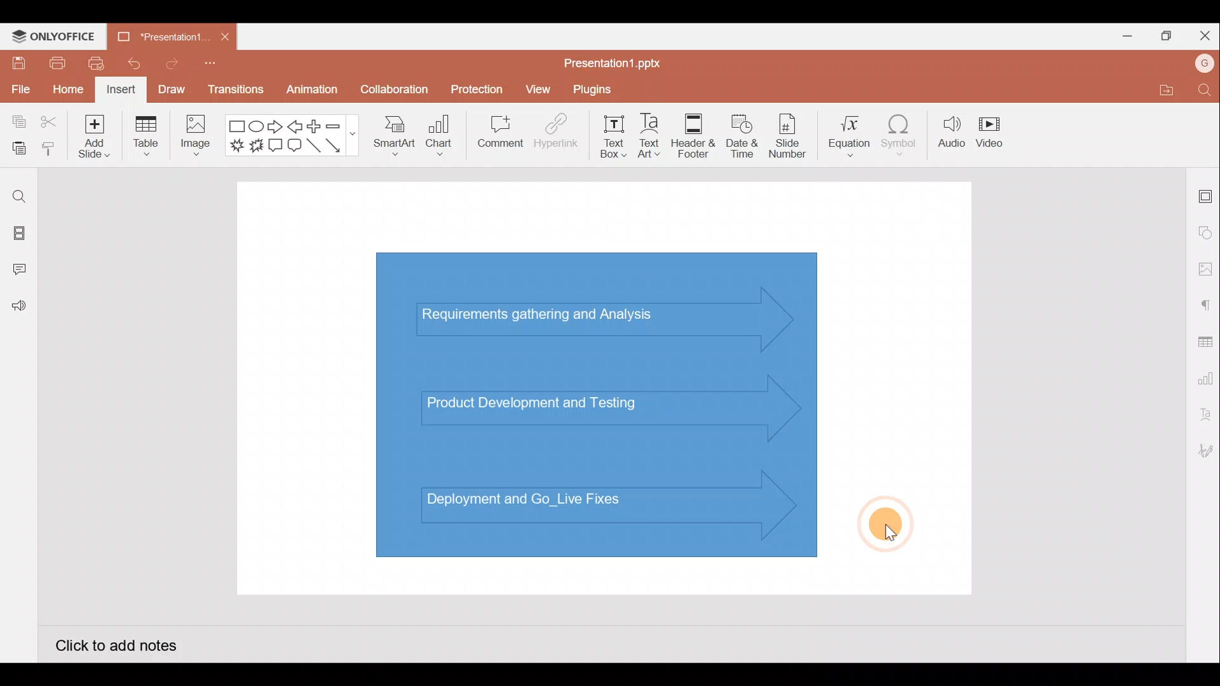 The height and width of the screenshot is (686, 1220). Describe the element at coordinates (393, 95) in the screenshot. I see `Collaboration` at that location.